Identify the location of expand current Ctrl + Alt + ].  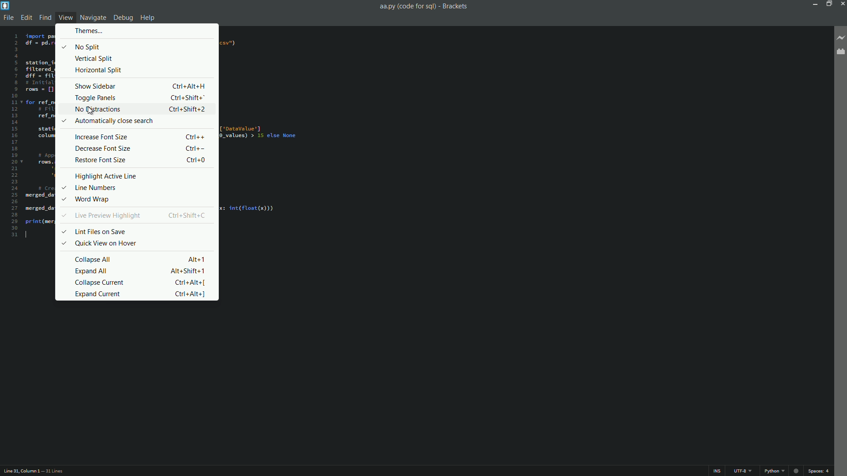
(141, 294).